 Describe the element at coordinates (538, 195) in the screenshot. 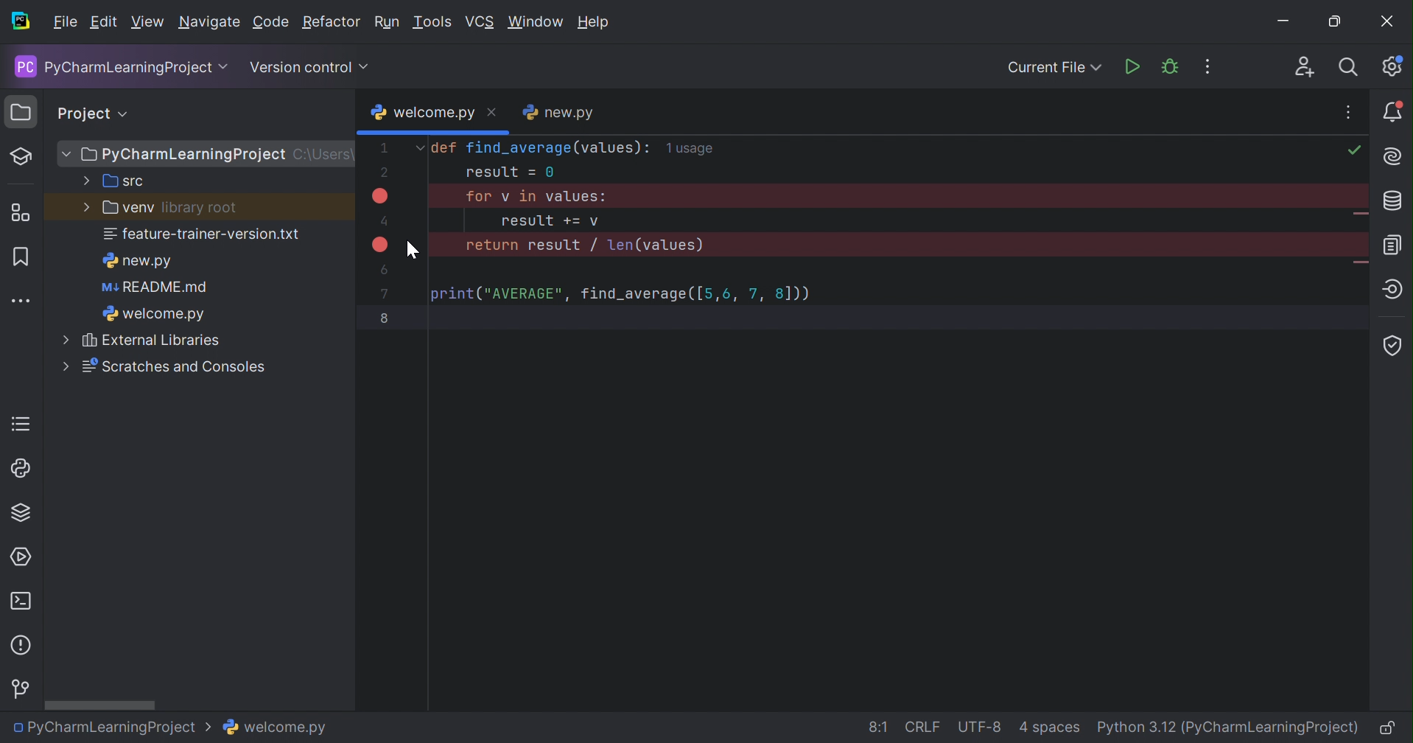

I see `for v in values:` at that location.